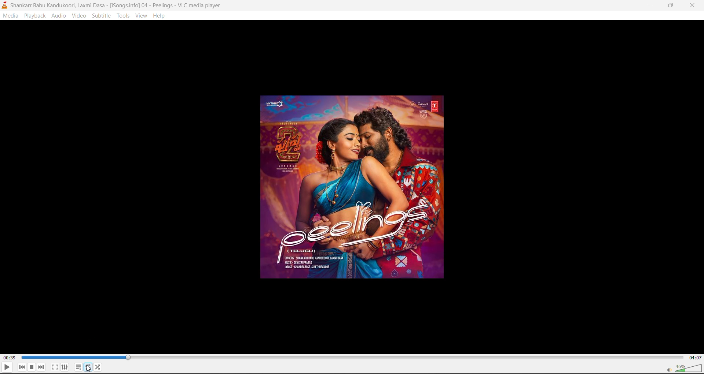 This screenshot has width=704, height=374. I want to click on help, so click(161, 17).